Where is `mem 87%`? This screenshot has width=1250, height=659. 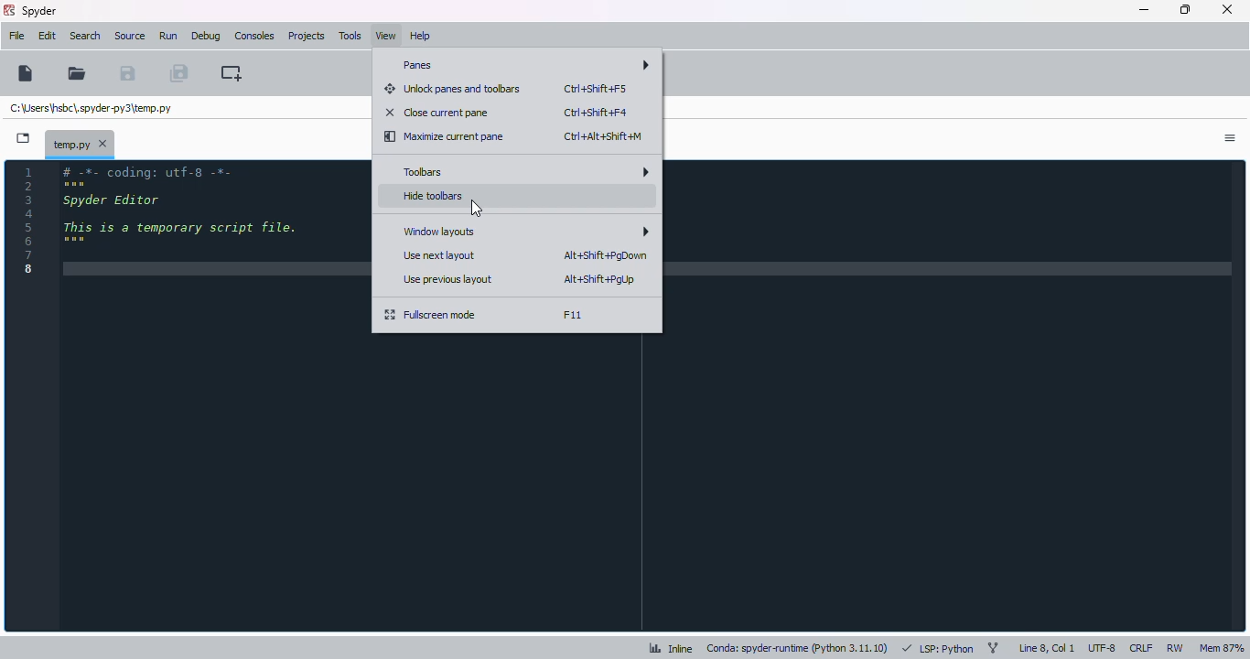 mem 87% is located at coordinates (1221, 647).